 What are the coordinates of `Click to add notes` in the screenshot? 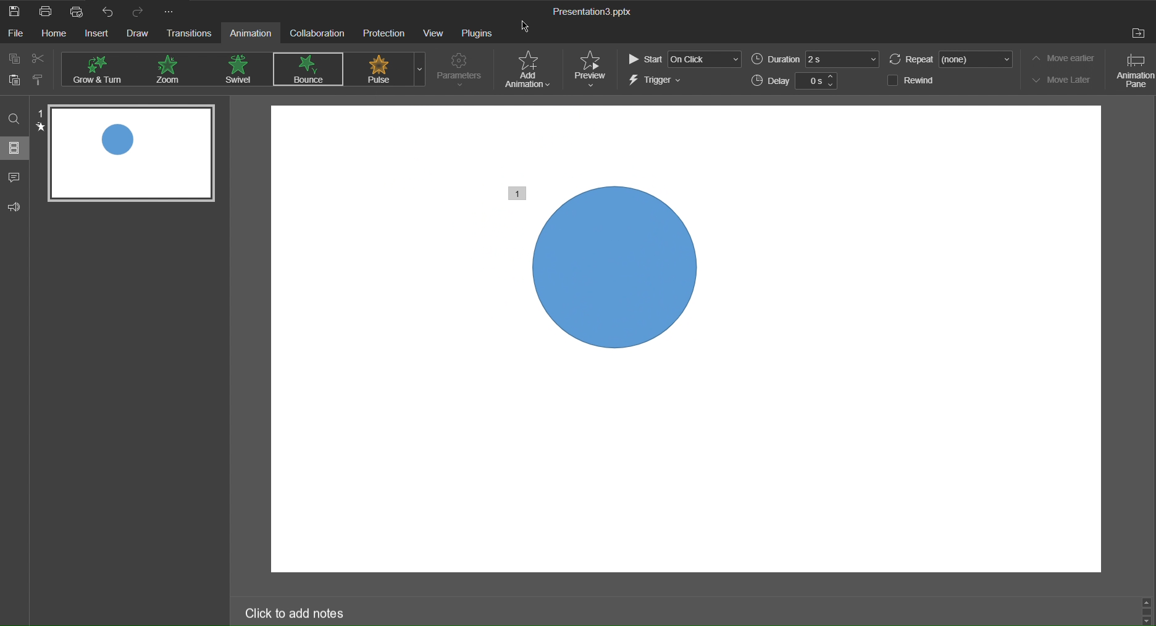 It's located at (294, 611).